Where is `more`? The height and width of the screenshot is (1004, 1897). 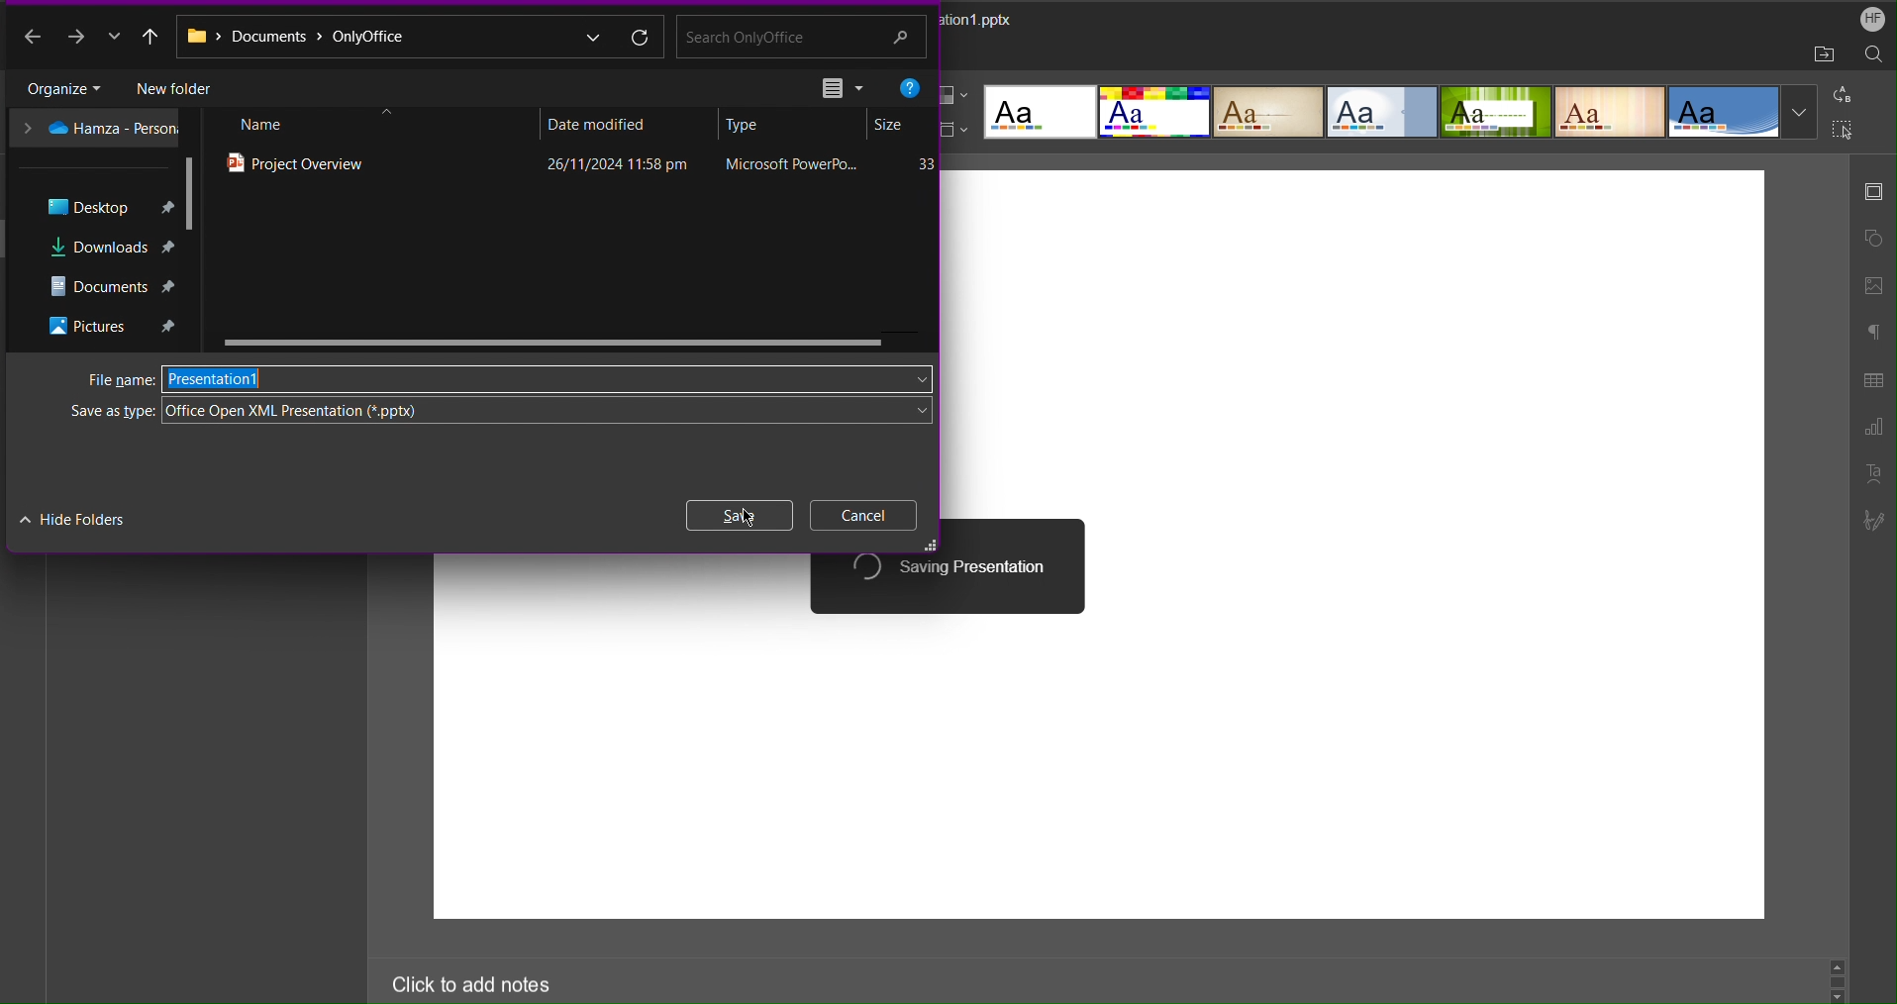 more is located at coordinates (112, 37).